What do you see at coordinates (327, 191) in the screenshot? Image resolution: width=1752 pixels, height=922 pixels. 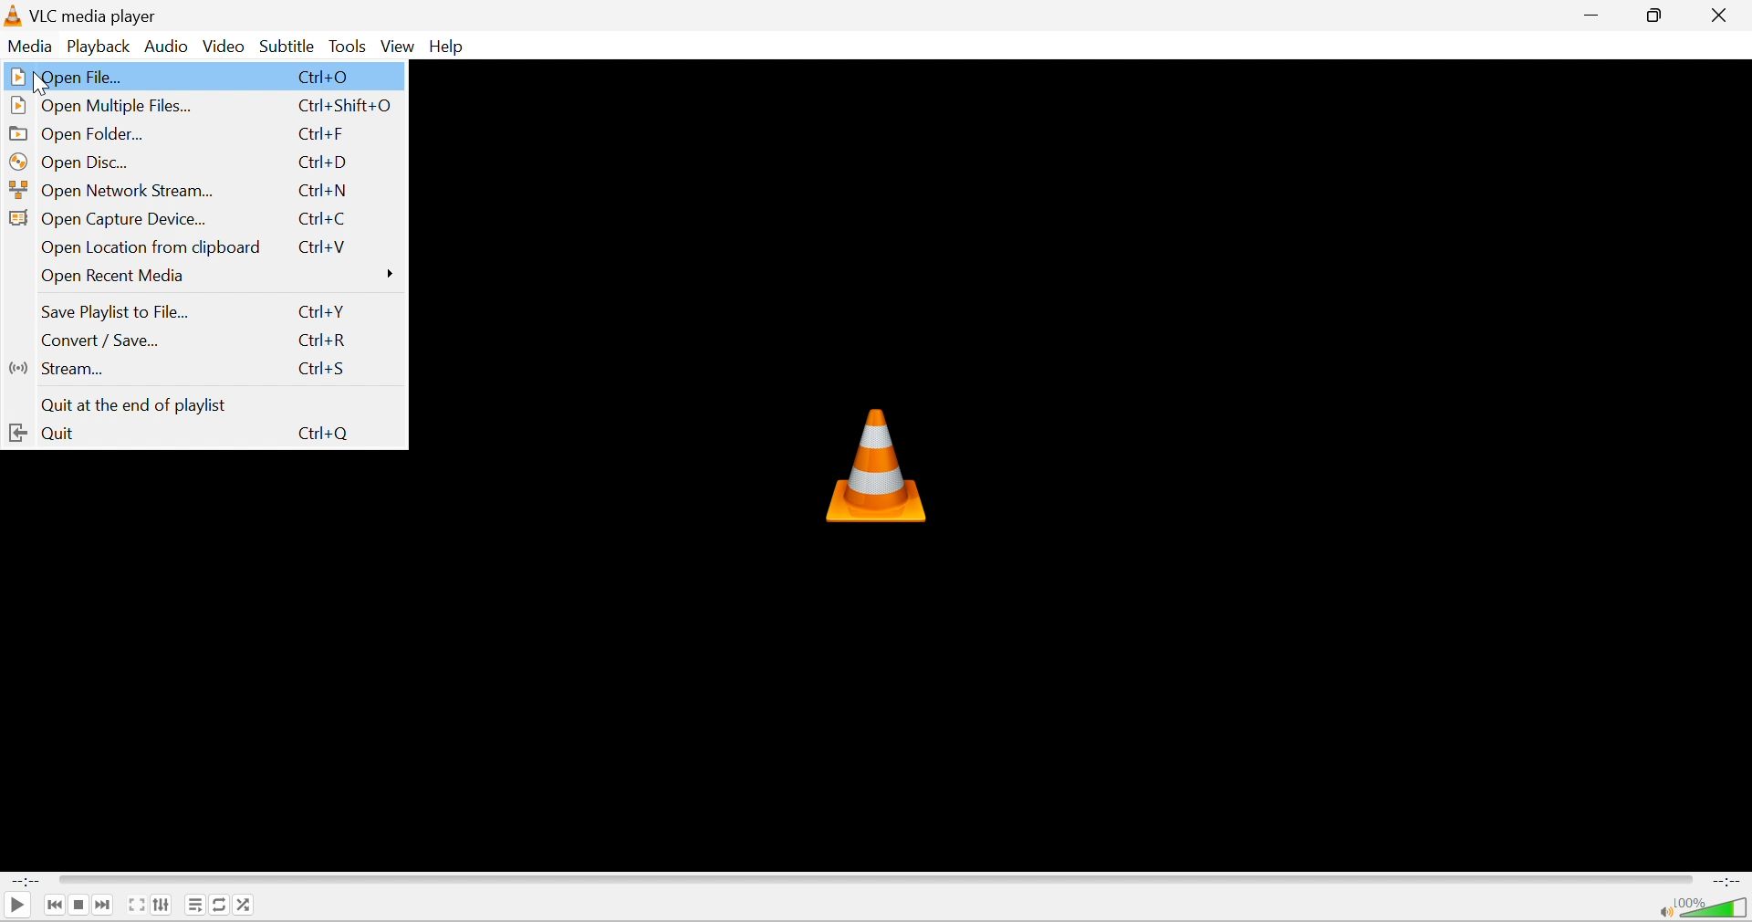 I see `Ctrl + N` at bounding box center [327, 191].